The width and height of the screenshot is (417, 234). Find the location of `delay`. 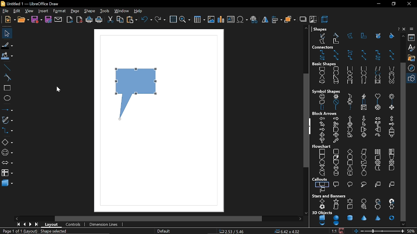

delay is located at coordinates (391, 168).